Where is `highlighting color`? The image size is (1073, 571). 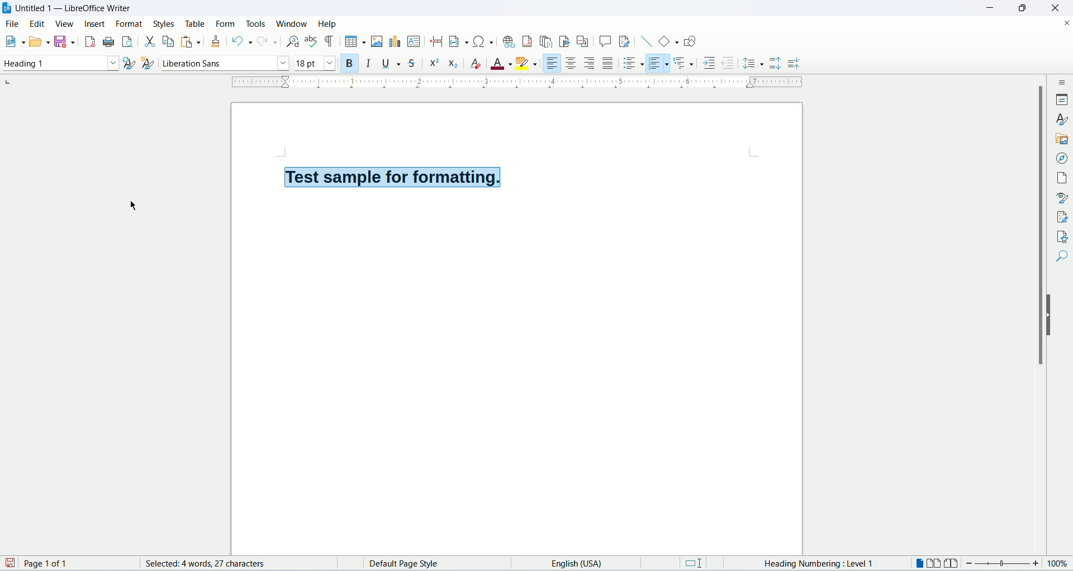 highlighting color is located at coordinates (530, 64).